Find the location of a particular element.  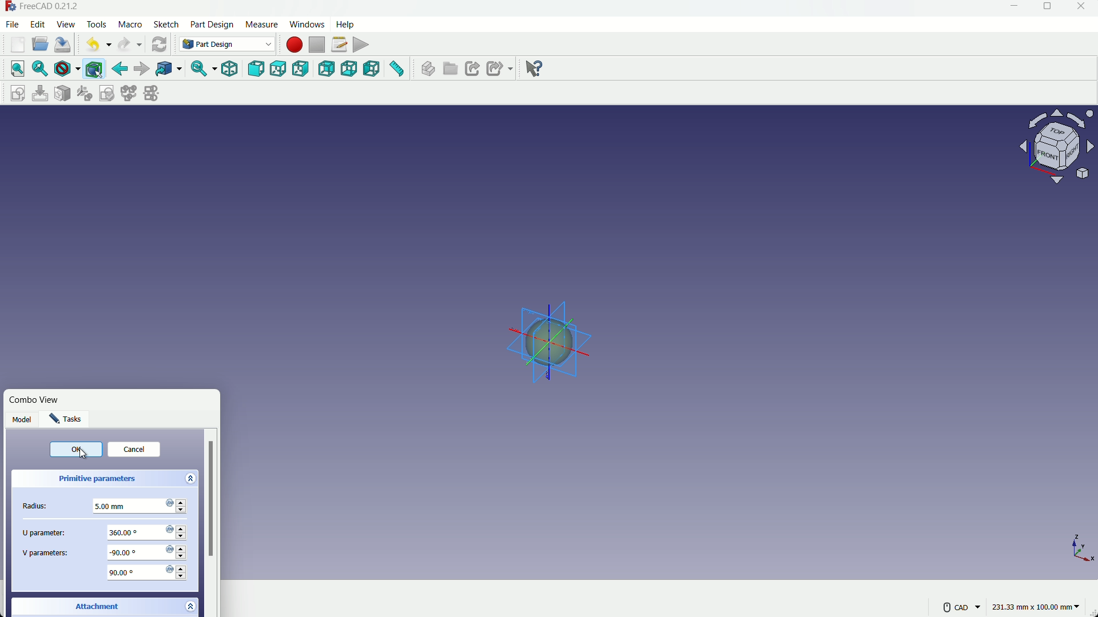

help menu is located at coordinates (345, 25).